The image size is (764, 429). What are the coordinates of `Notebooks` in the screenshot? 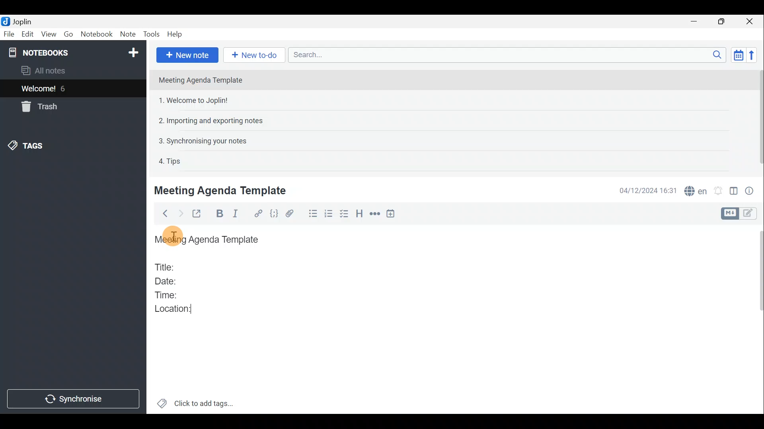 It's located at (74, 52).